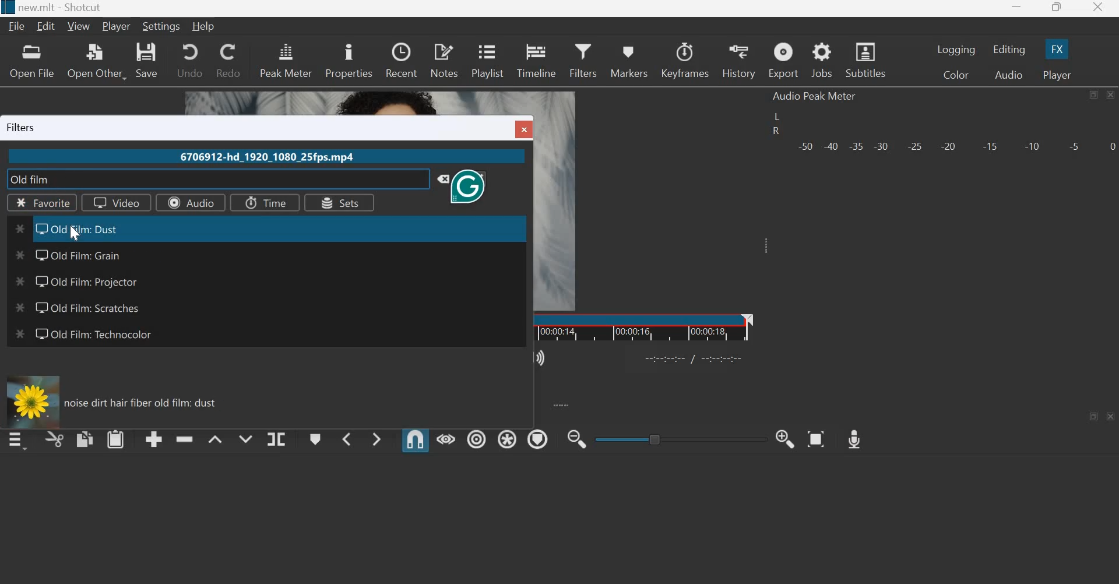 The image size is (1119, 584). I want to click on Show the volume control, so click(542, 356).